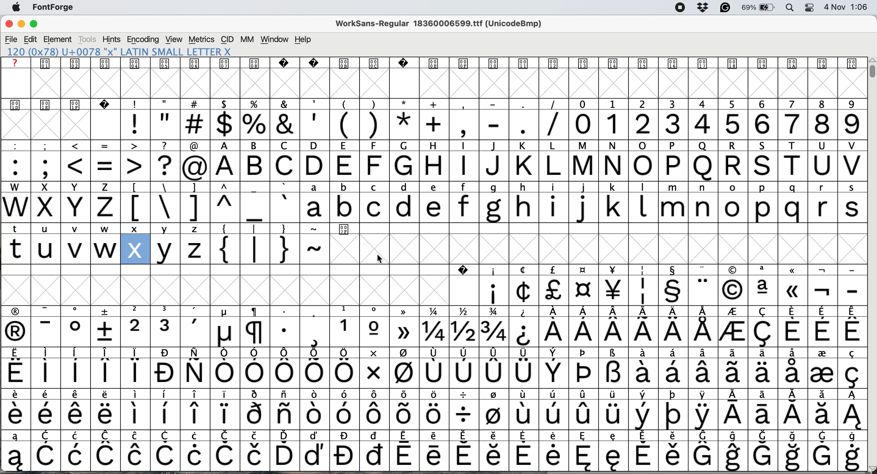  What do you see at coordinates (758, 8) in the screenshot?
I see `battery` at bounding box center [758, 8].